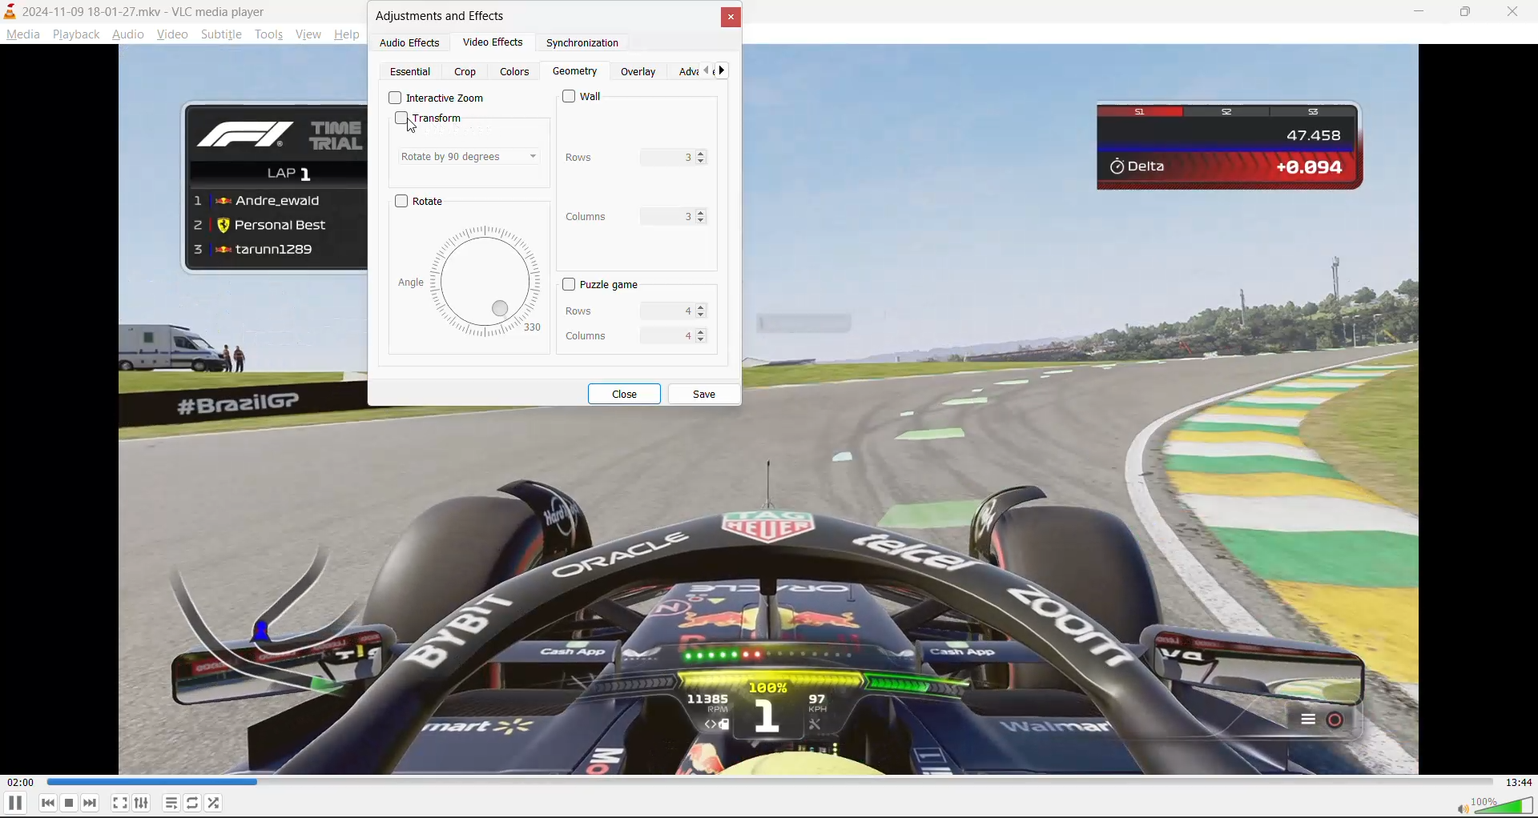 The image size is (1538, 818). What do you see at coordinates (412, 71) in the screenshot?
I see `Essential` at bounding box center [412, 71].